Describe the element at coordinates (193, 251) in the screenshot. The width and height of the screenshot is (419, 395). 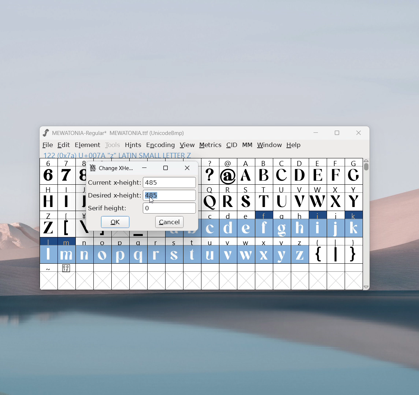
I see `t` at that location.